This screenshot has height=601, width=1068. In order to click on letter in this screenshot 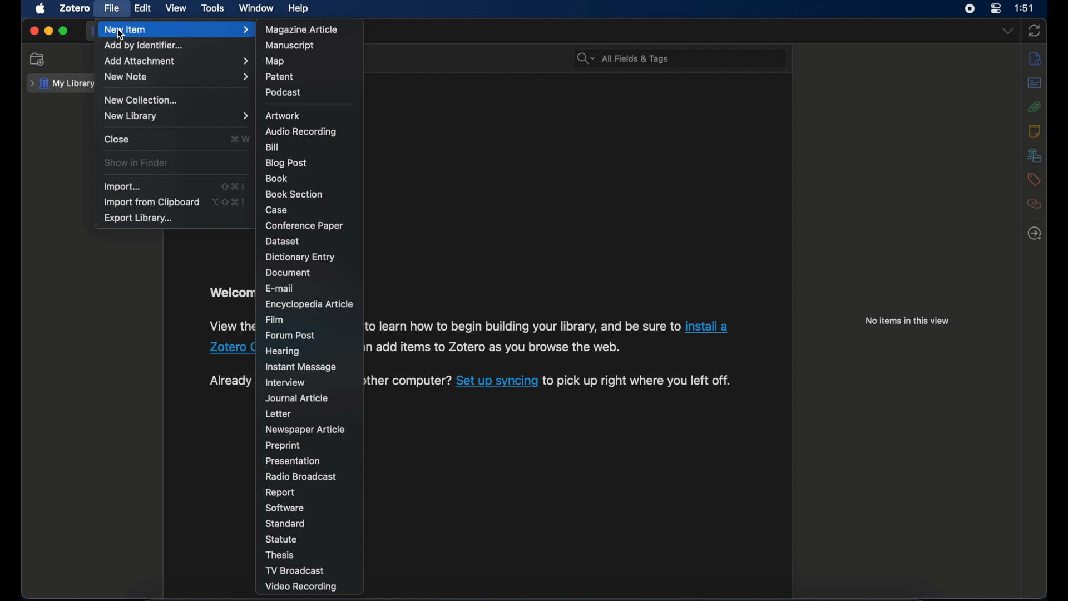, I will do `click(279, 414)`.